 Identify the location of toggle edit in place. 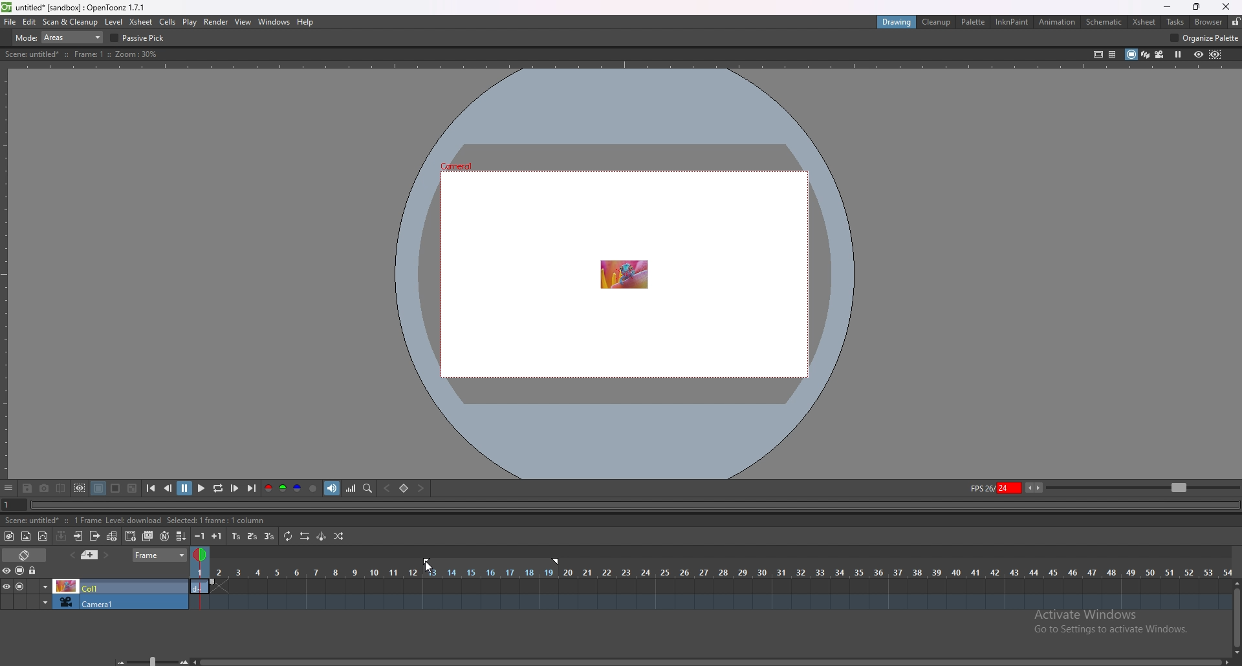
(113, 537).